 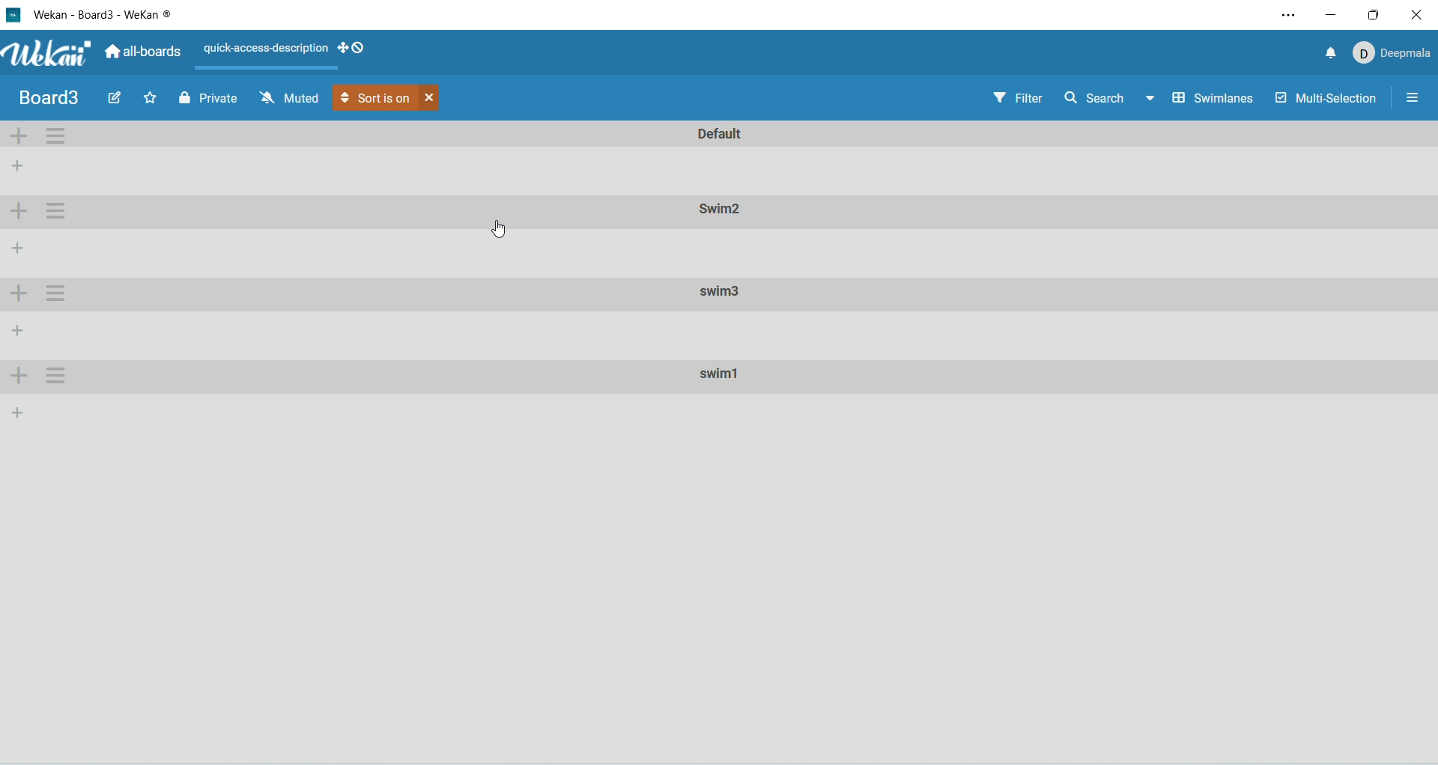 What do you see at coordinates (53, 98) in the screenshot?
I see `board title` at bounding box center [53, 98].